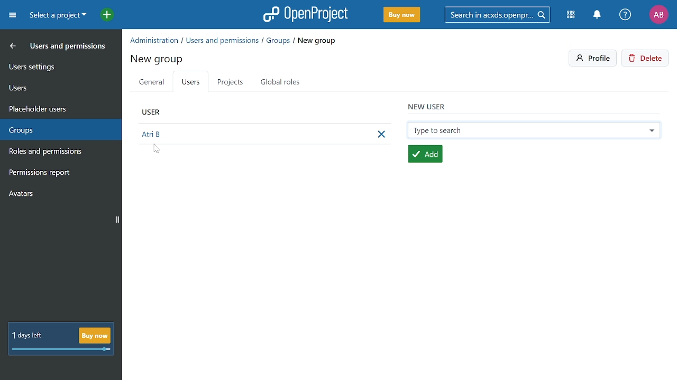 This screenshot has width=677, height=380. I want to click on Current project, so click(57, 16).